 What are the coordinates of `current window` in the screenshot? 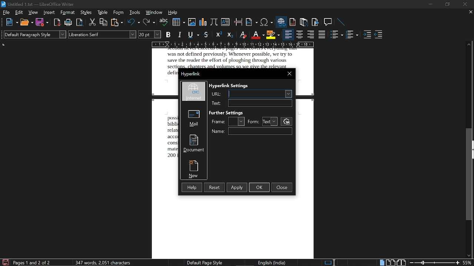 It's located at (191, 74).